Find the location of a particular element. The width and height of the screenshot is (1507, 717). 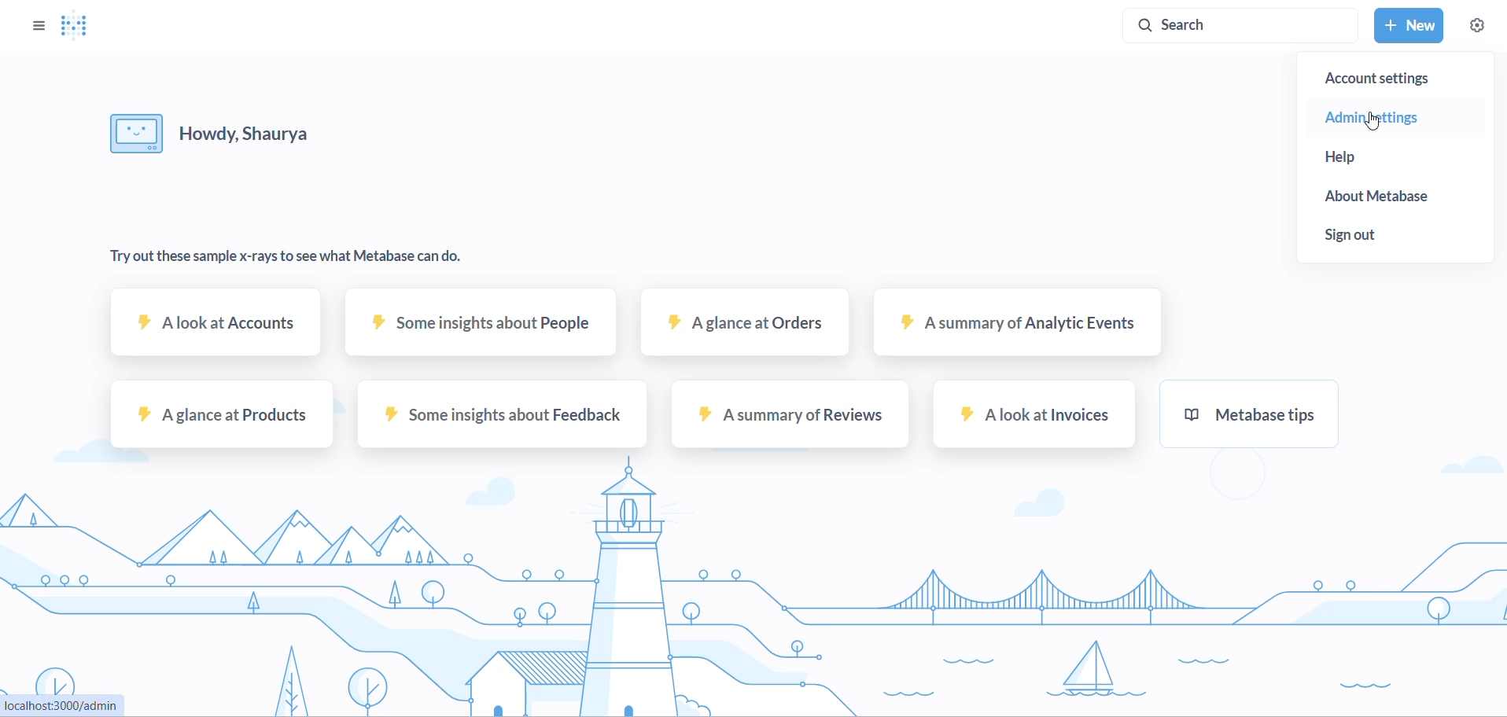

help is located at coordinates (1356, 159).